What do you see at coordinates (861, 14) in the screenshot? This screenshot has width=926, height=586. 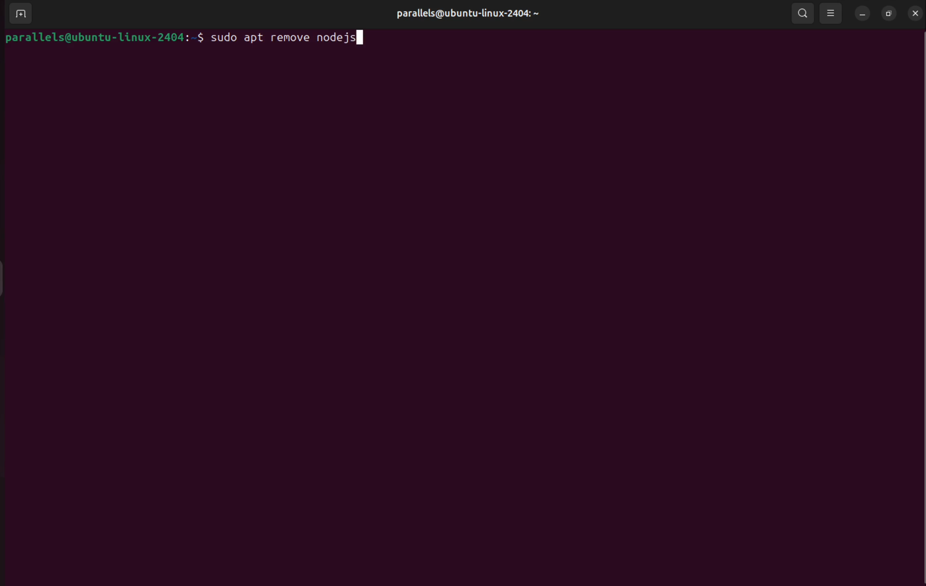 I see `minimize` at bounding box center [861, 14].